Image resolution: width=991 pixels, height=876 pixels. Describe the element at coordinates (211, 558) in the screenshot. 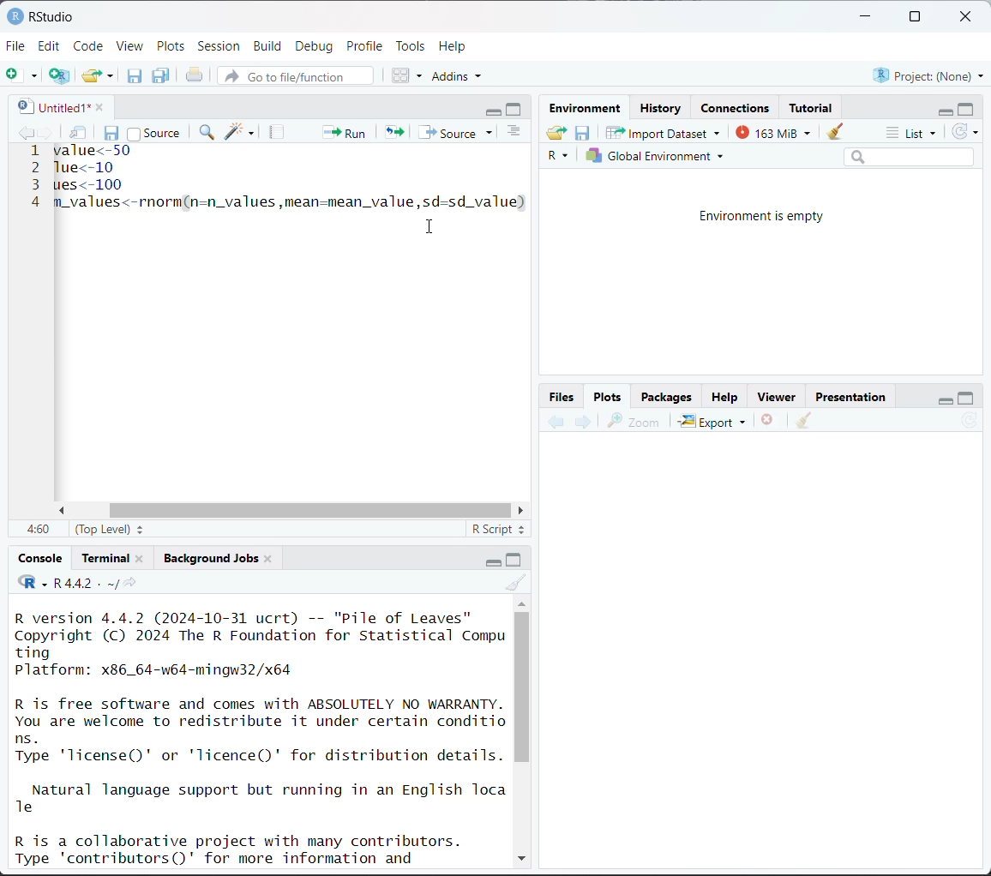

I see `Background jobs` at that location.